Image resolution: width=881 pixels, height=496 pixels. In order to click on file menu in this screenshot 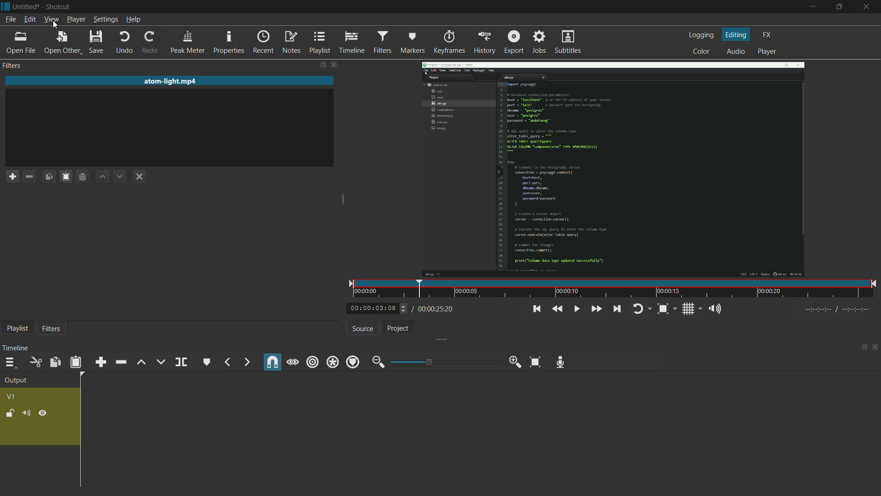, I will do `click(10, 20)`.